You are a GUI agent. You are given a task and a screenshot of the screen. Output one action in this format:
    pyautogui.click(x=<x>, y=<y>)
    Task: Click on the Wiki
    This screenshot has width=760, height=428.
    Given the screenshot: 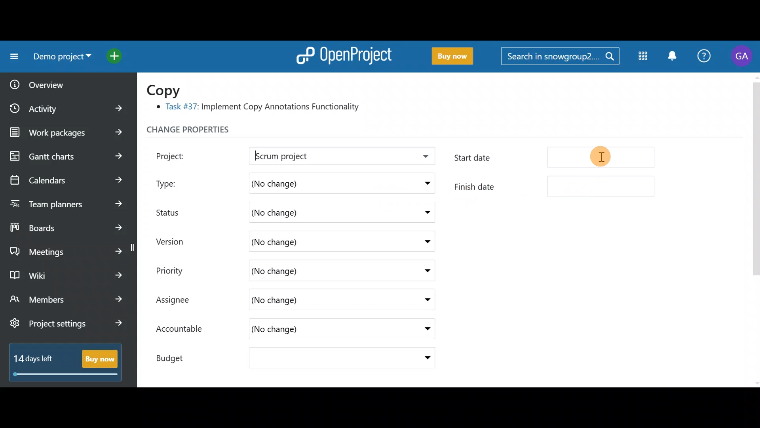 What is the action you would take?
    pyautogui.click(x=65, y=273)
    